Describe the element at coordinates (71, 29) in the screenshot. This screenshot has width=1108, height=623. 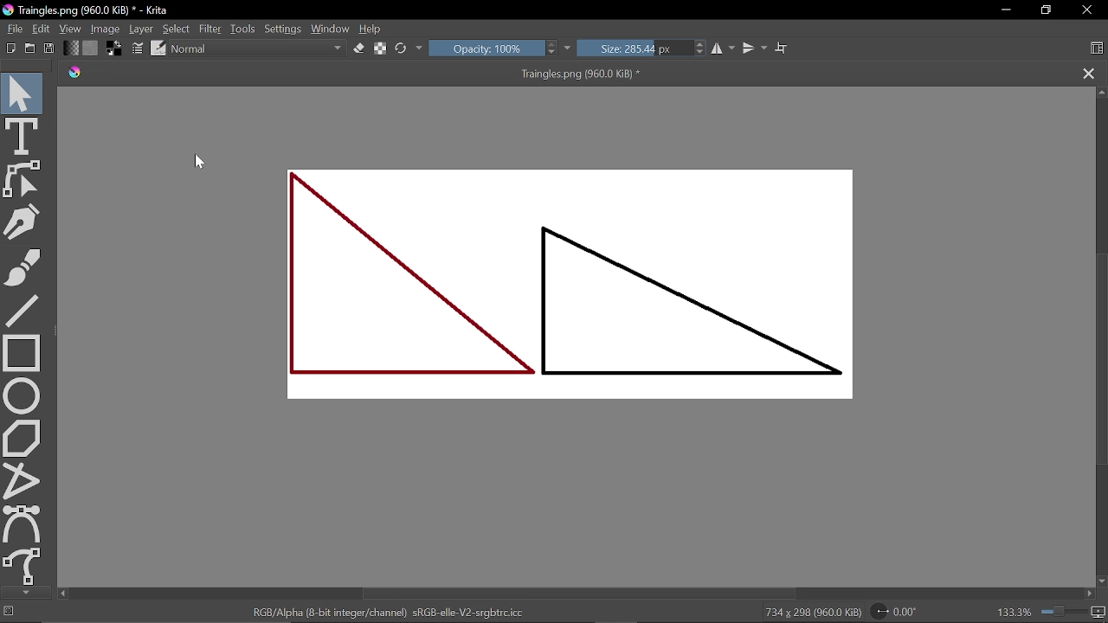
I see `View` at that location.